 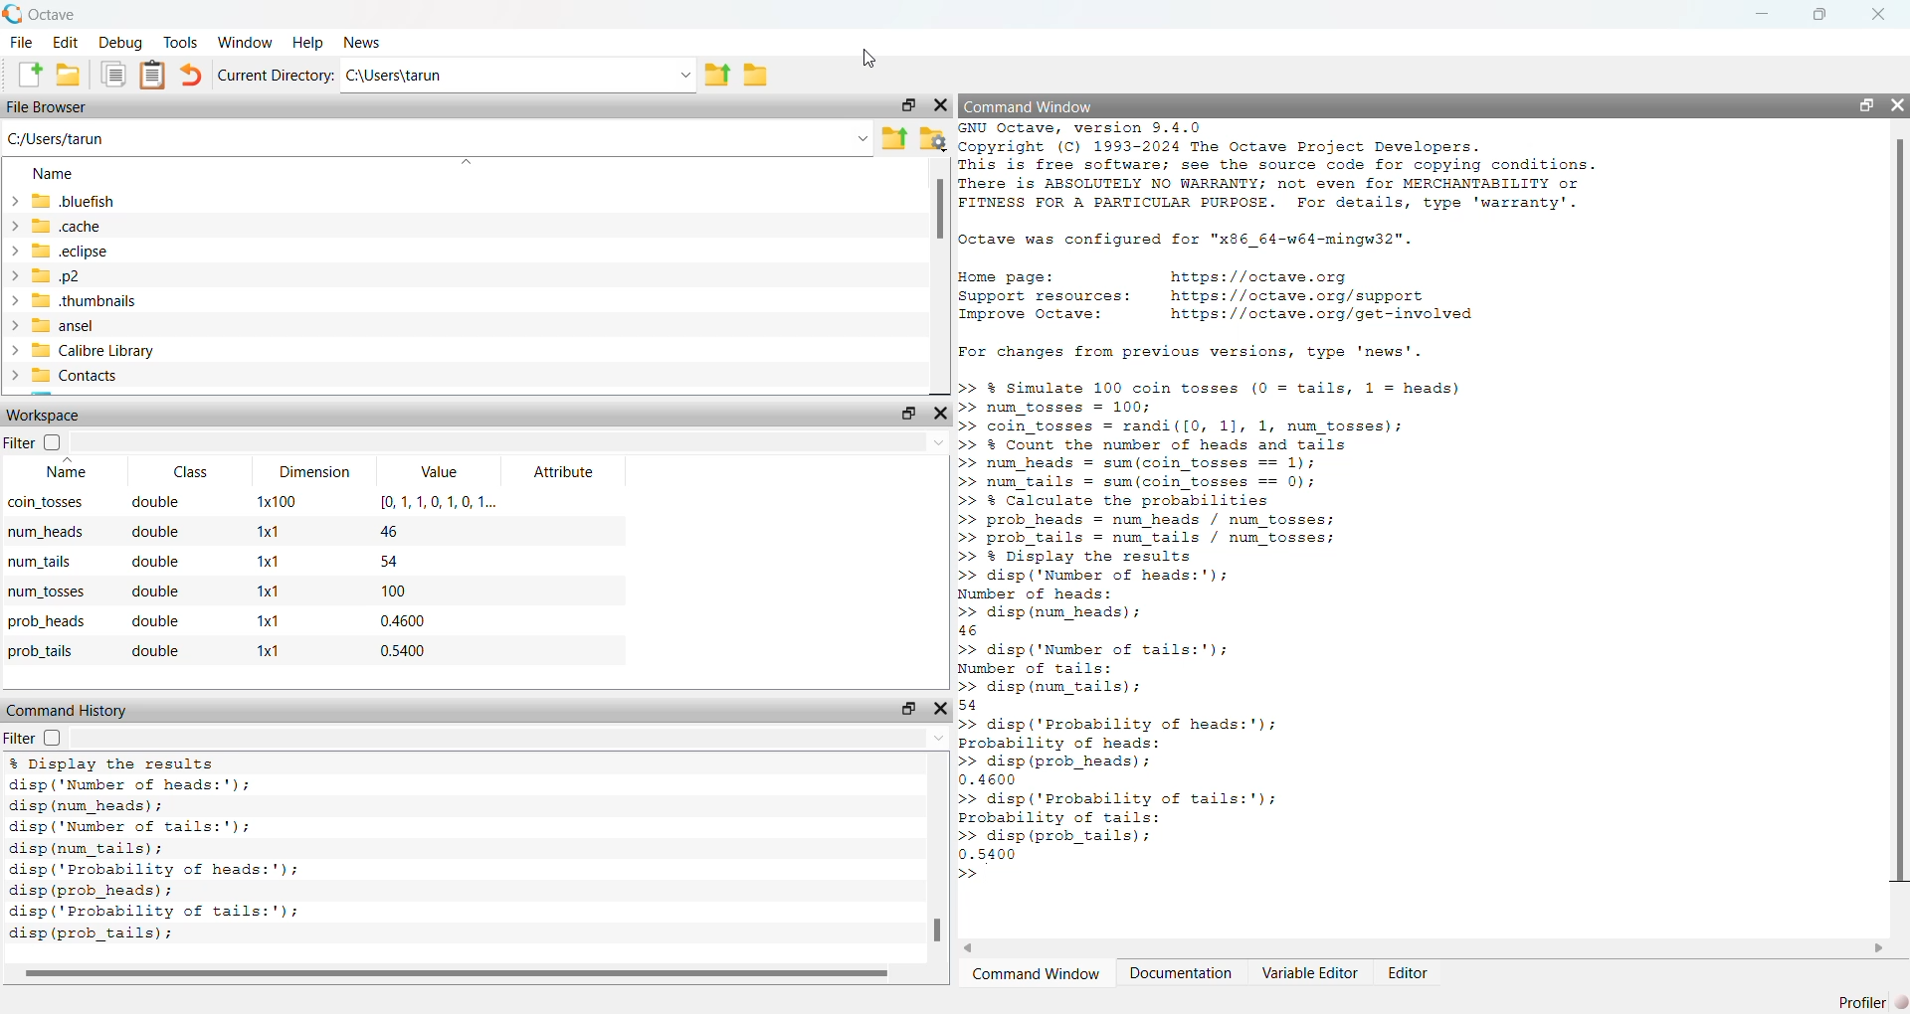 What do you see at coordinates (114, 75) in the screenshot?
I see `Duplicate` at bounding box center [114, 75].